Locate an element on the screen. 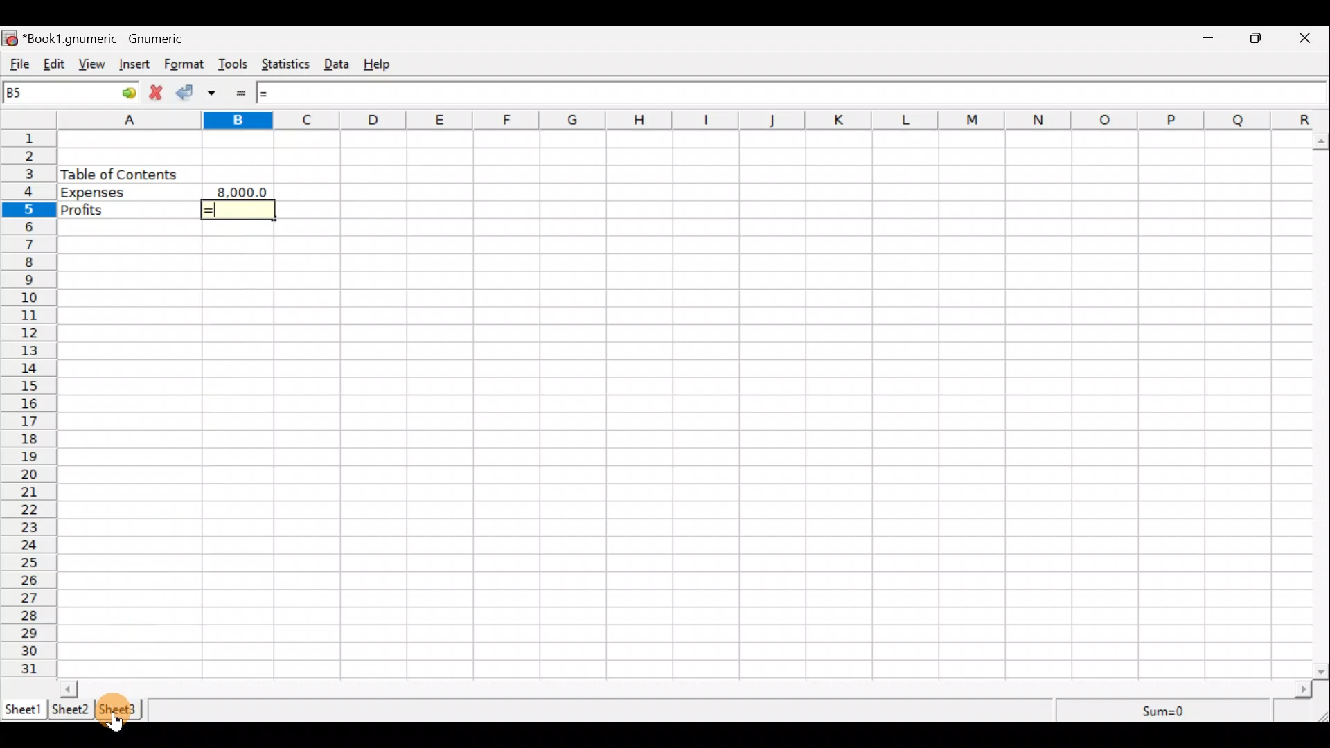 Image resolution: width=1330 pixels, height=748 pixels. Cells is located at coordinates (808, 401).